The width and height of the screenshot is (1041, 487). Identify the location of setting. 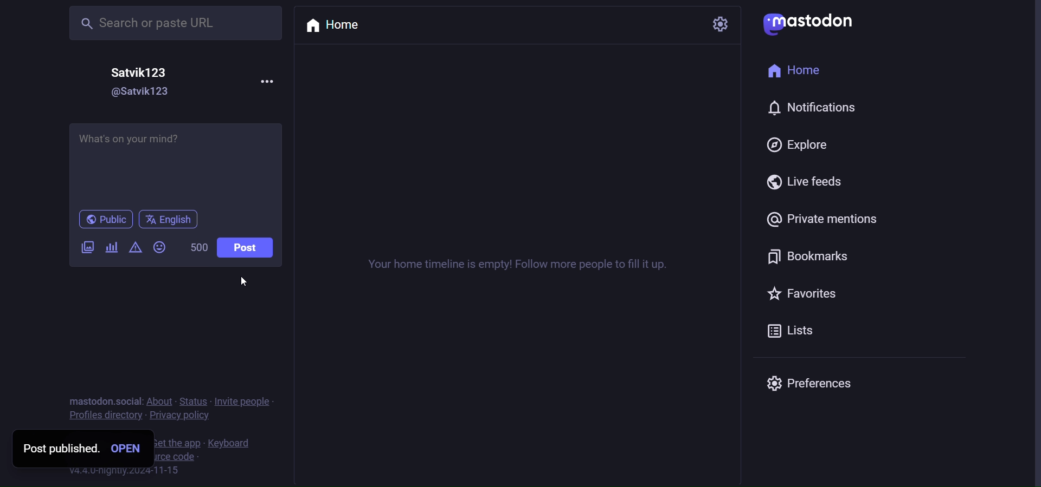
(719, 24).